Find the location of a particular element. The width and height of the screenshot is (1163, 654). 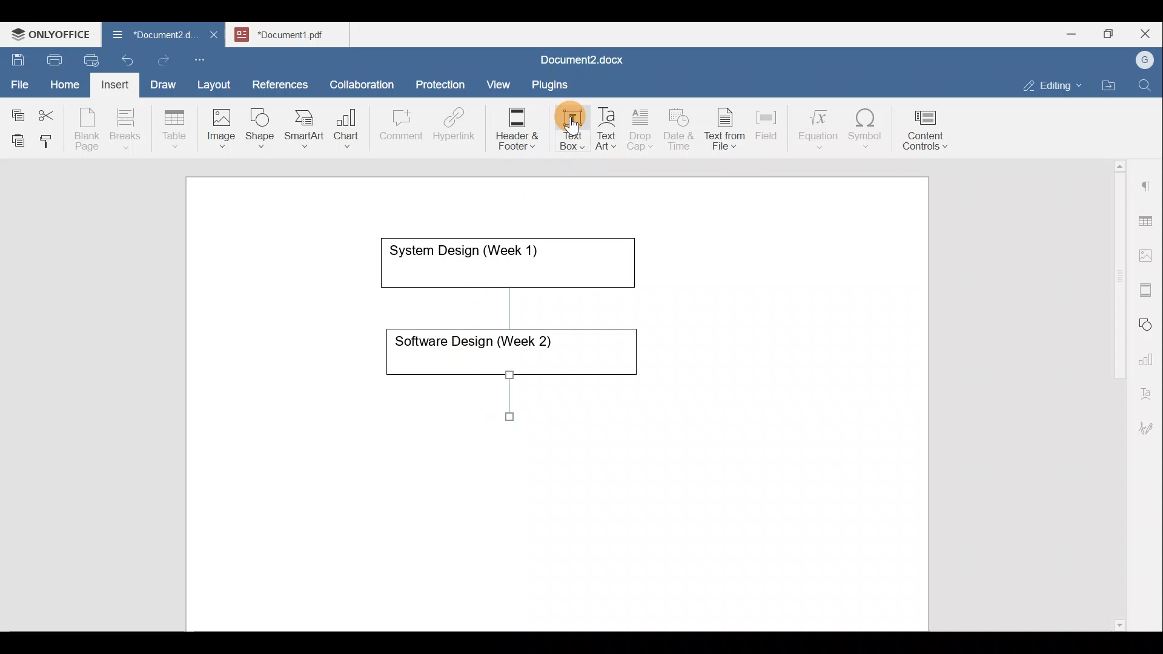

Blank page is located at coordinates (88, 129).